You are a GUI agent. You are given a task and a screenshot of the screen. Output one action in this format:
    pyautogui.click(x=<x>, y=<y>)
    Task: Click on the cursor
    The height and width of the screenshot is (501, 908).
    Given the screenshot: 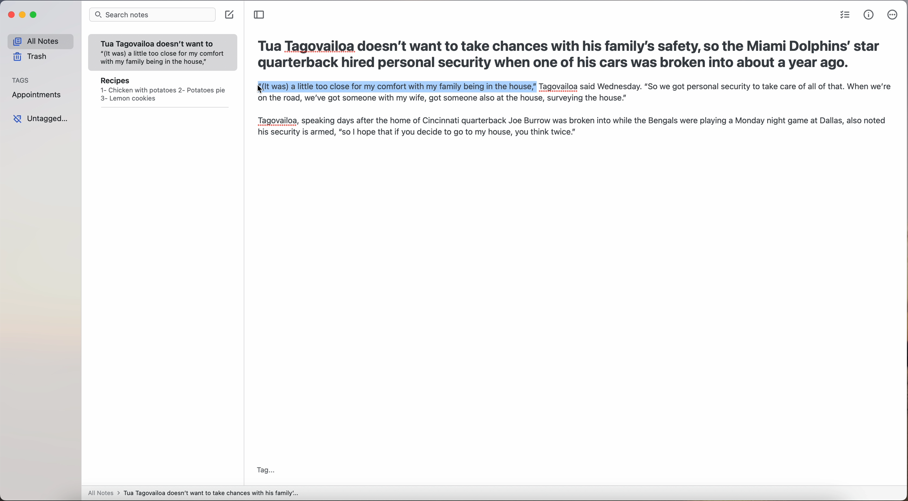 What is the action you would take?
    pyautogui.click(x=256, y=90)
    